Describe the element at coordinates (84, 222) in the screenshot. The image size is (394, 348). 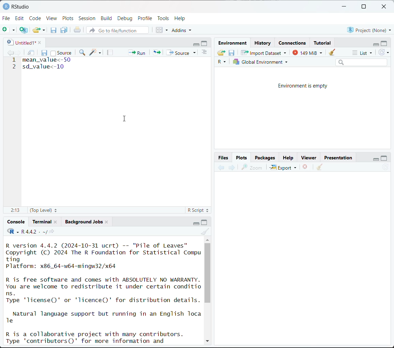
I see `Background jobs` at that location.